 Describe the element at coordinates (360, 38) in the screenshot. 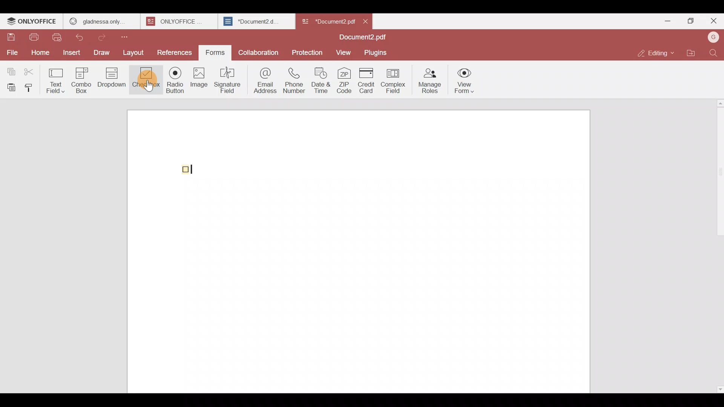

I see `Document2.pdf` at that location.